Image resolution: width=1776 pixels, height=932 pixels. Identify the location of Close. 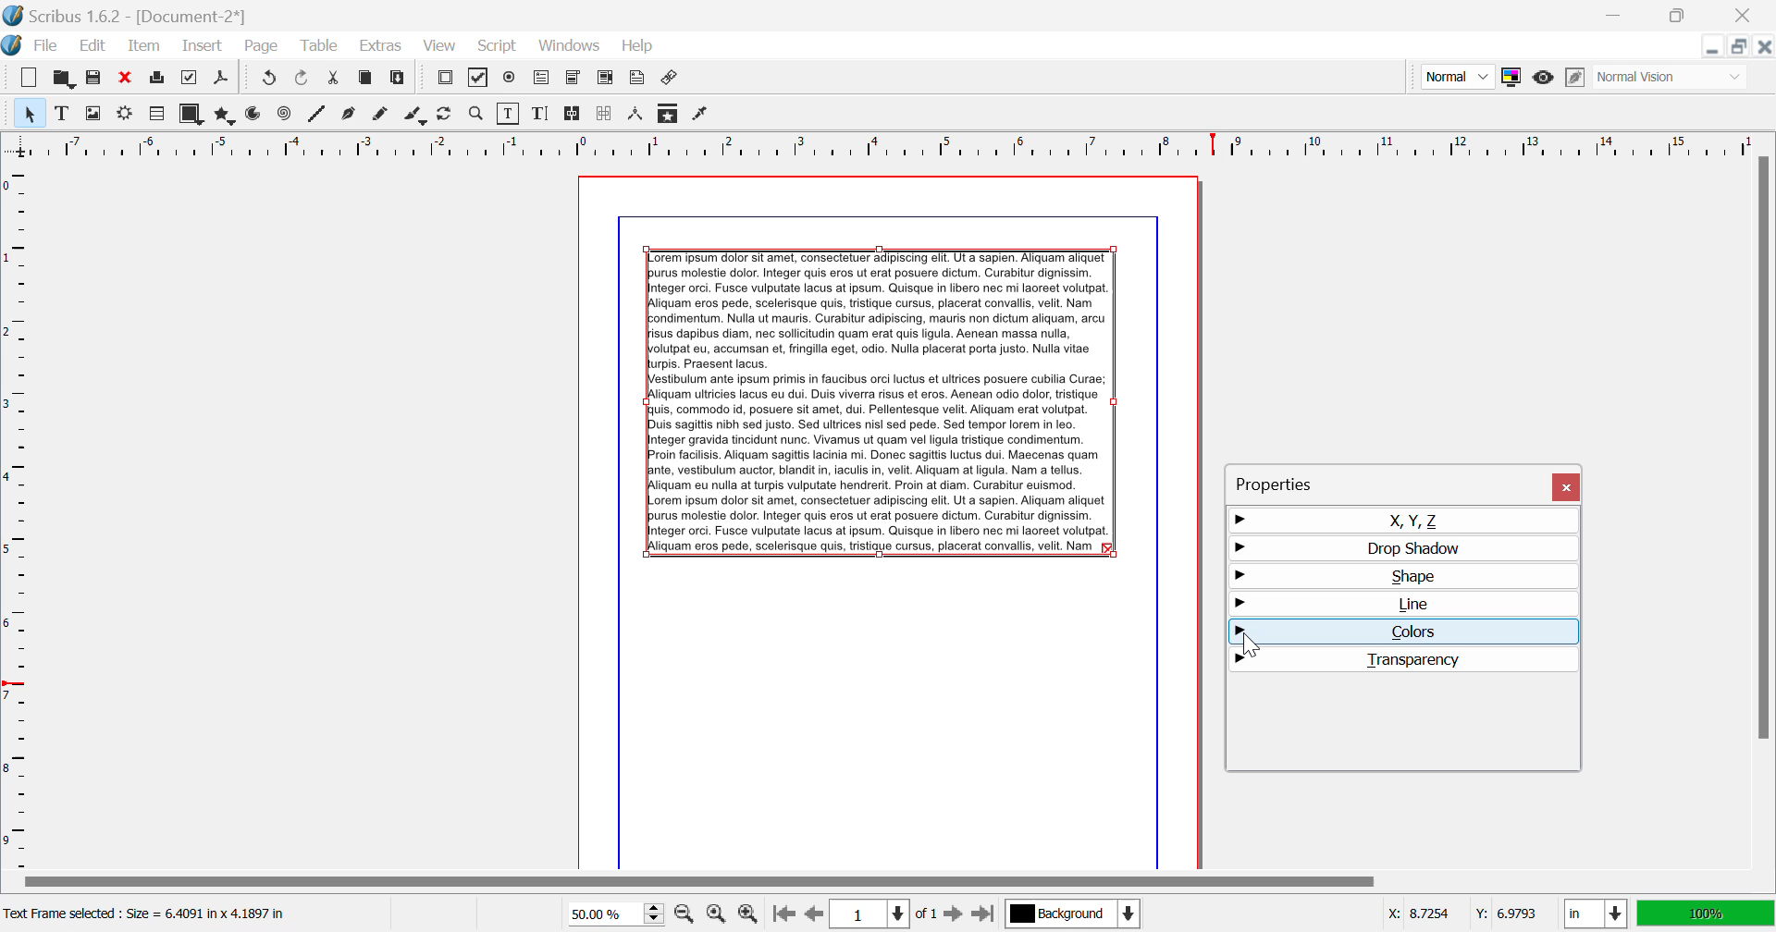
(1765, 45).